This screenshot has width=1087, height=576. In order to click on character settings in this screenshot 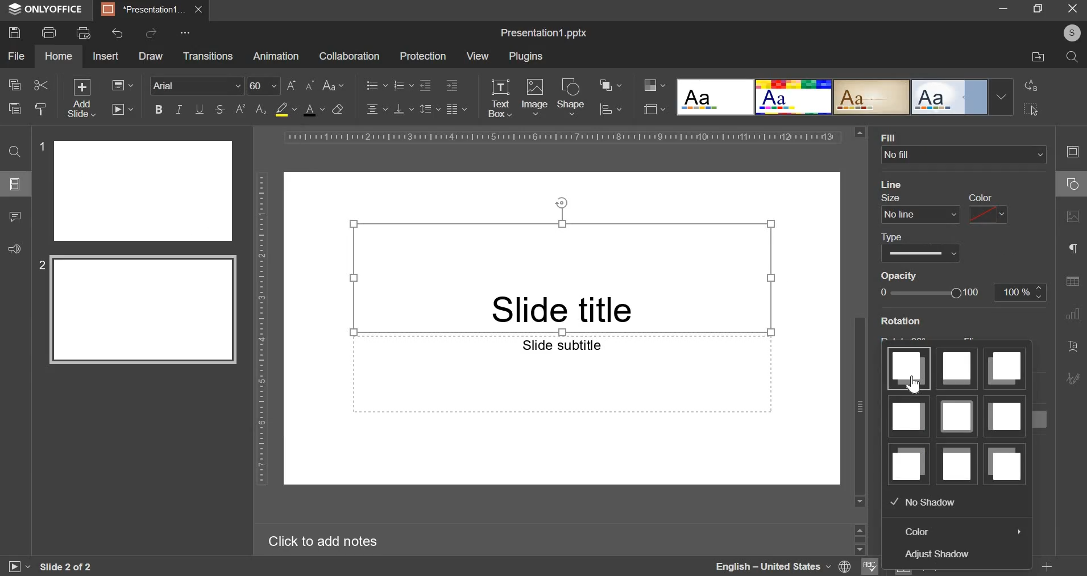, I will do `click(1075, 251)`.